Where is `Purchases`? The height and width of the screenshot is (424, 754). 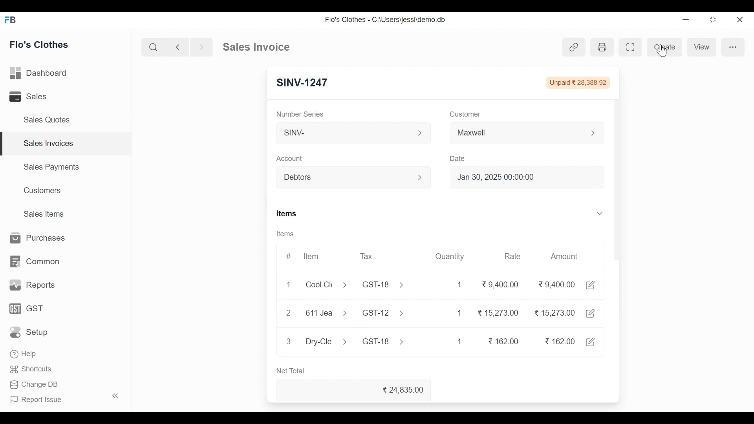
Purchases is located at coordinates (35, 238).